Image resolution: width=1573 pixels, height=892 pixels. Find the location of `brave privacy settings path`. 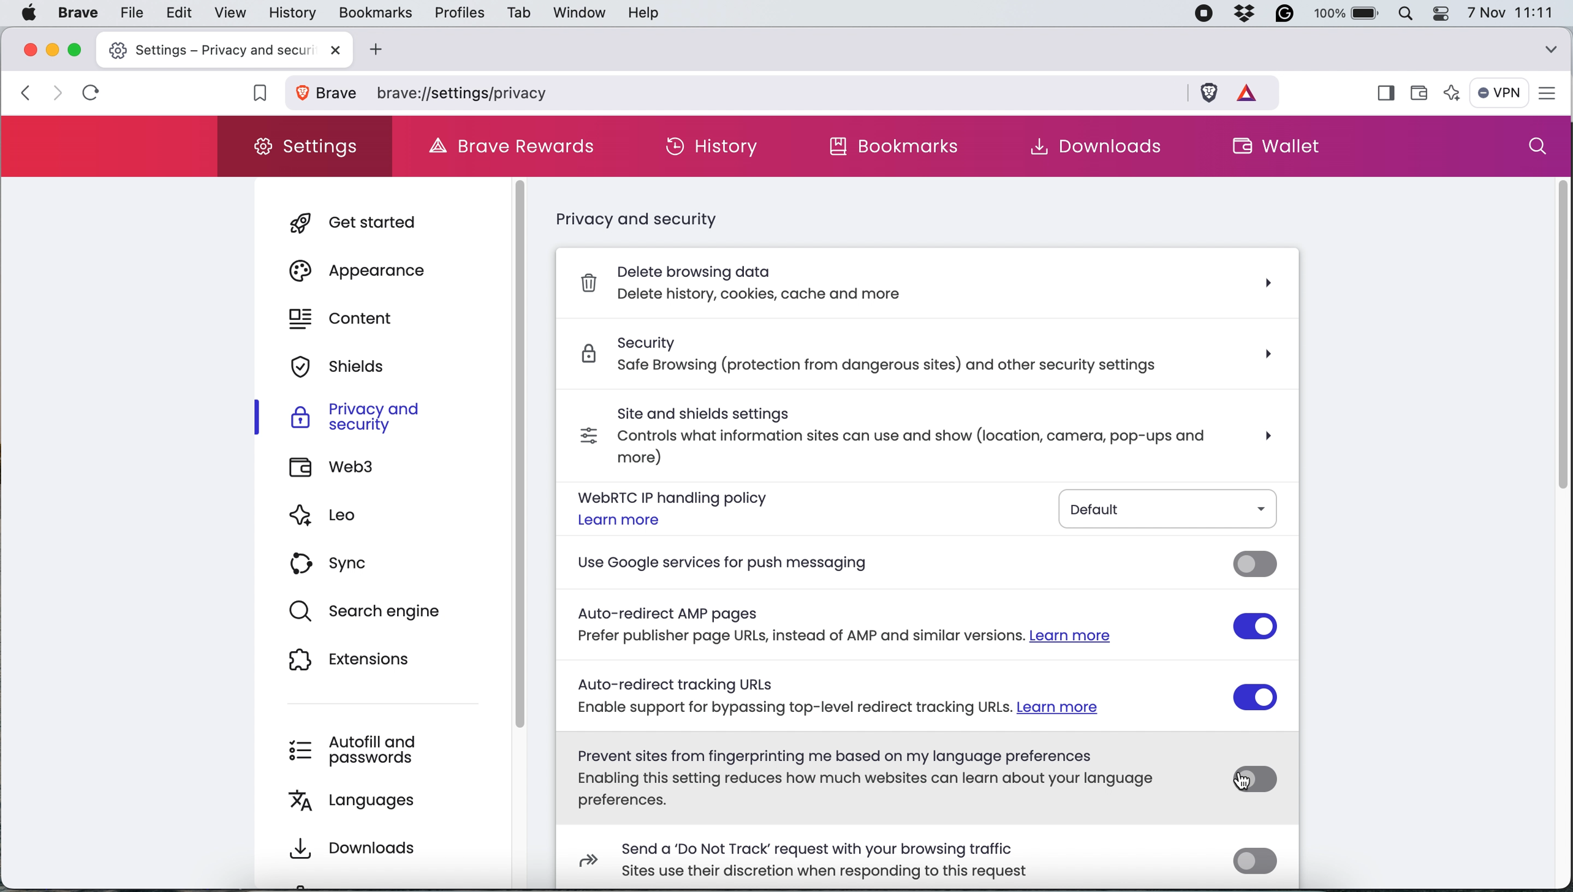

brave privacy settings path is located at coordinates (780, 93).